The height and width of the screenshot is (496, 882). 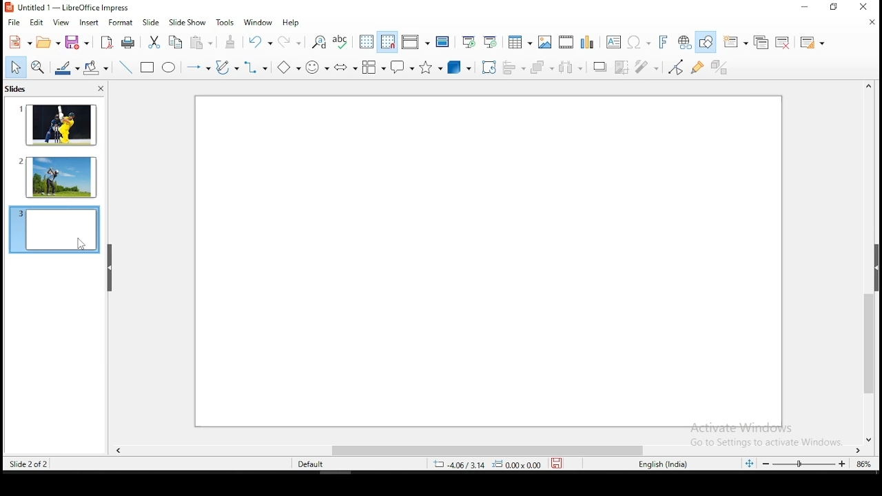 I want to click on icon , so click(x=8, y=7).